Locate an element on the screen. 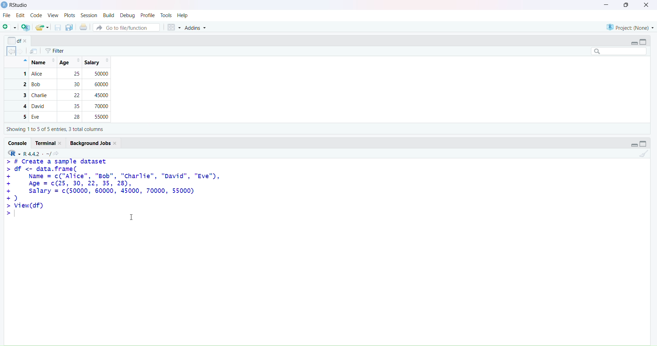 This screenshot has width=657, height=346. expand is located at coordinates (631, 145).